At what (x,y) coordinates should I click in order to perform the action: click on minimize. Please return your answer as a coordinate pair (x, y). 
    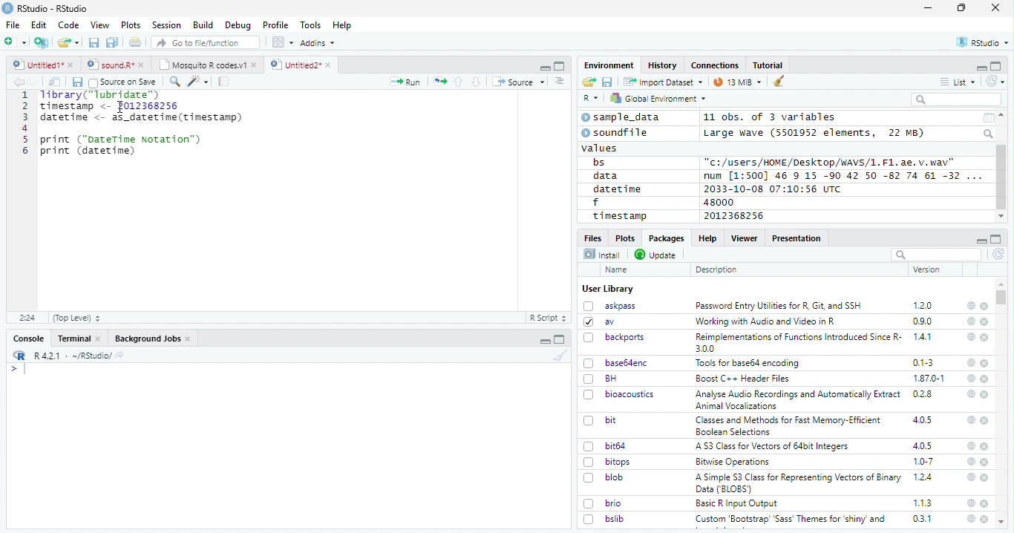
    Looking at the image, I should click on (546, 339).